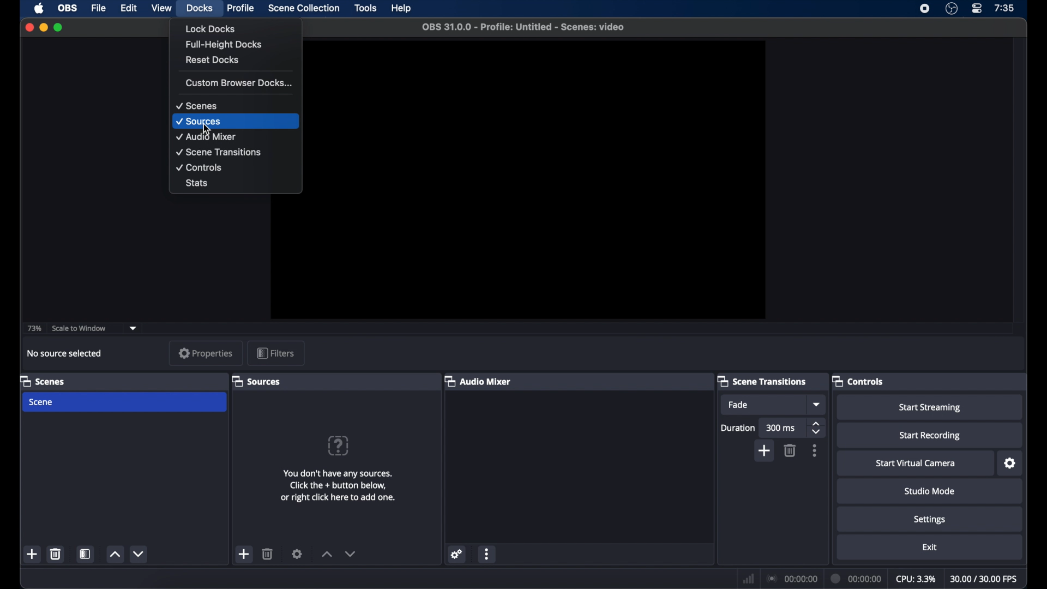 This screenshot has height=589, width=1047. I want to click on settings, so click(298, 554).